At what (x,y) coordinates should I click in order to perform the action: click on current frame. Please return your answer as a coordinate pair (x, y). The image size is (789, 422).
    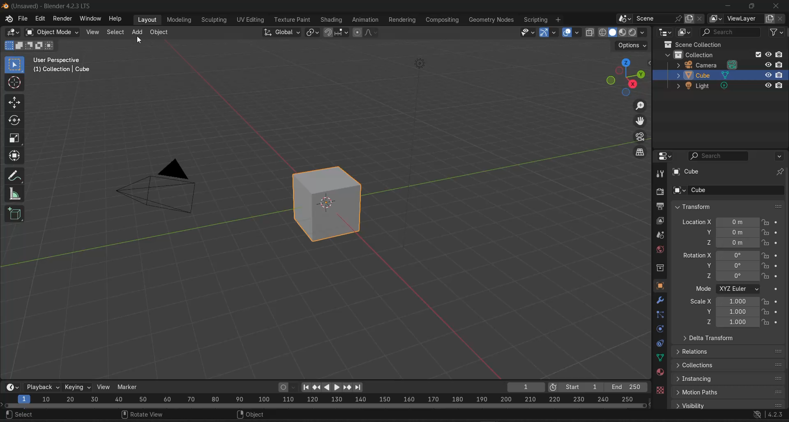
    Looking at the image, I should click on (526, 386).